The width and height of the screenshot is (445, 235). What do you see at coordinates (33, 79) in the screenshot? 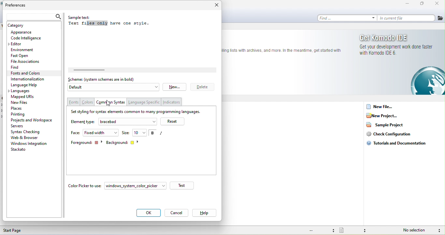
I see `internationalization` at bounding box center [33, 79].